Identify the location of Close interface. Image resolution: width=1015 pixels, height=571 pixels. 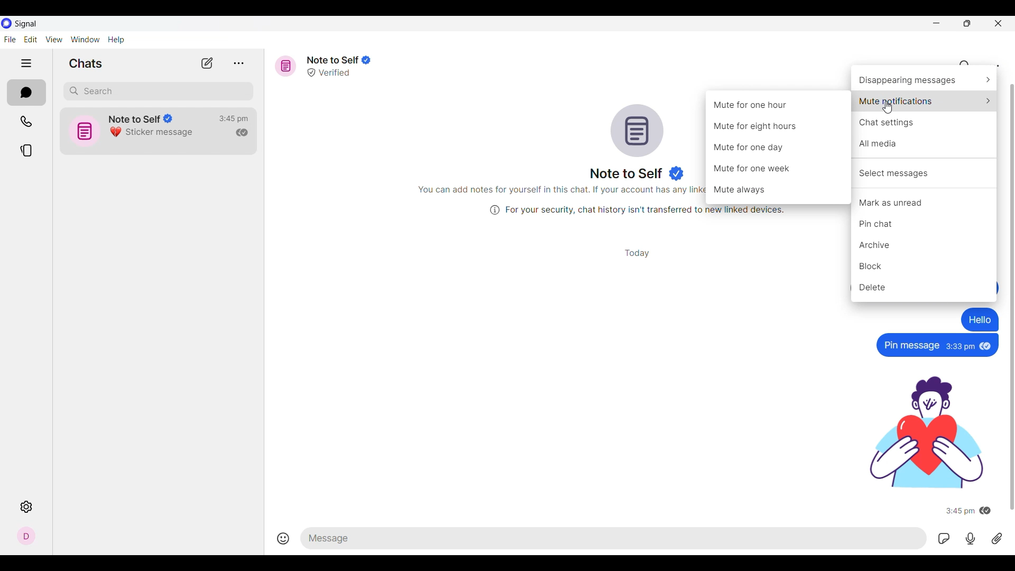
(999, 24).